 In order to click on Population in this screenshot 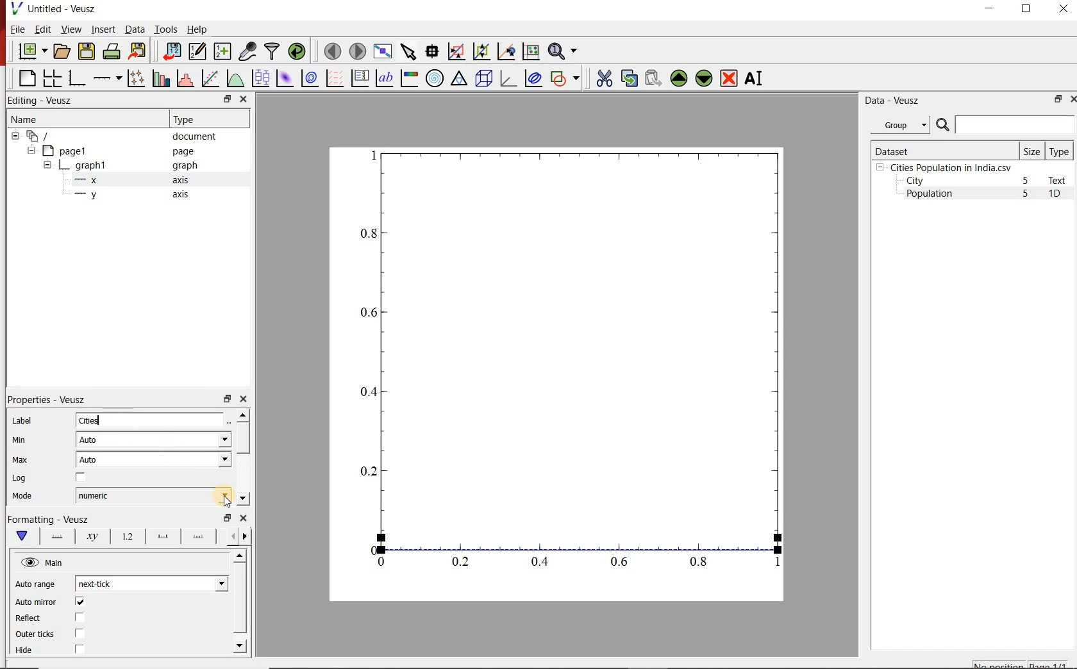, I will do `click(930, 195)`.